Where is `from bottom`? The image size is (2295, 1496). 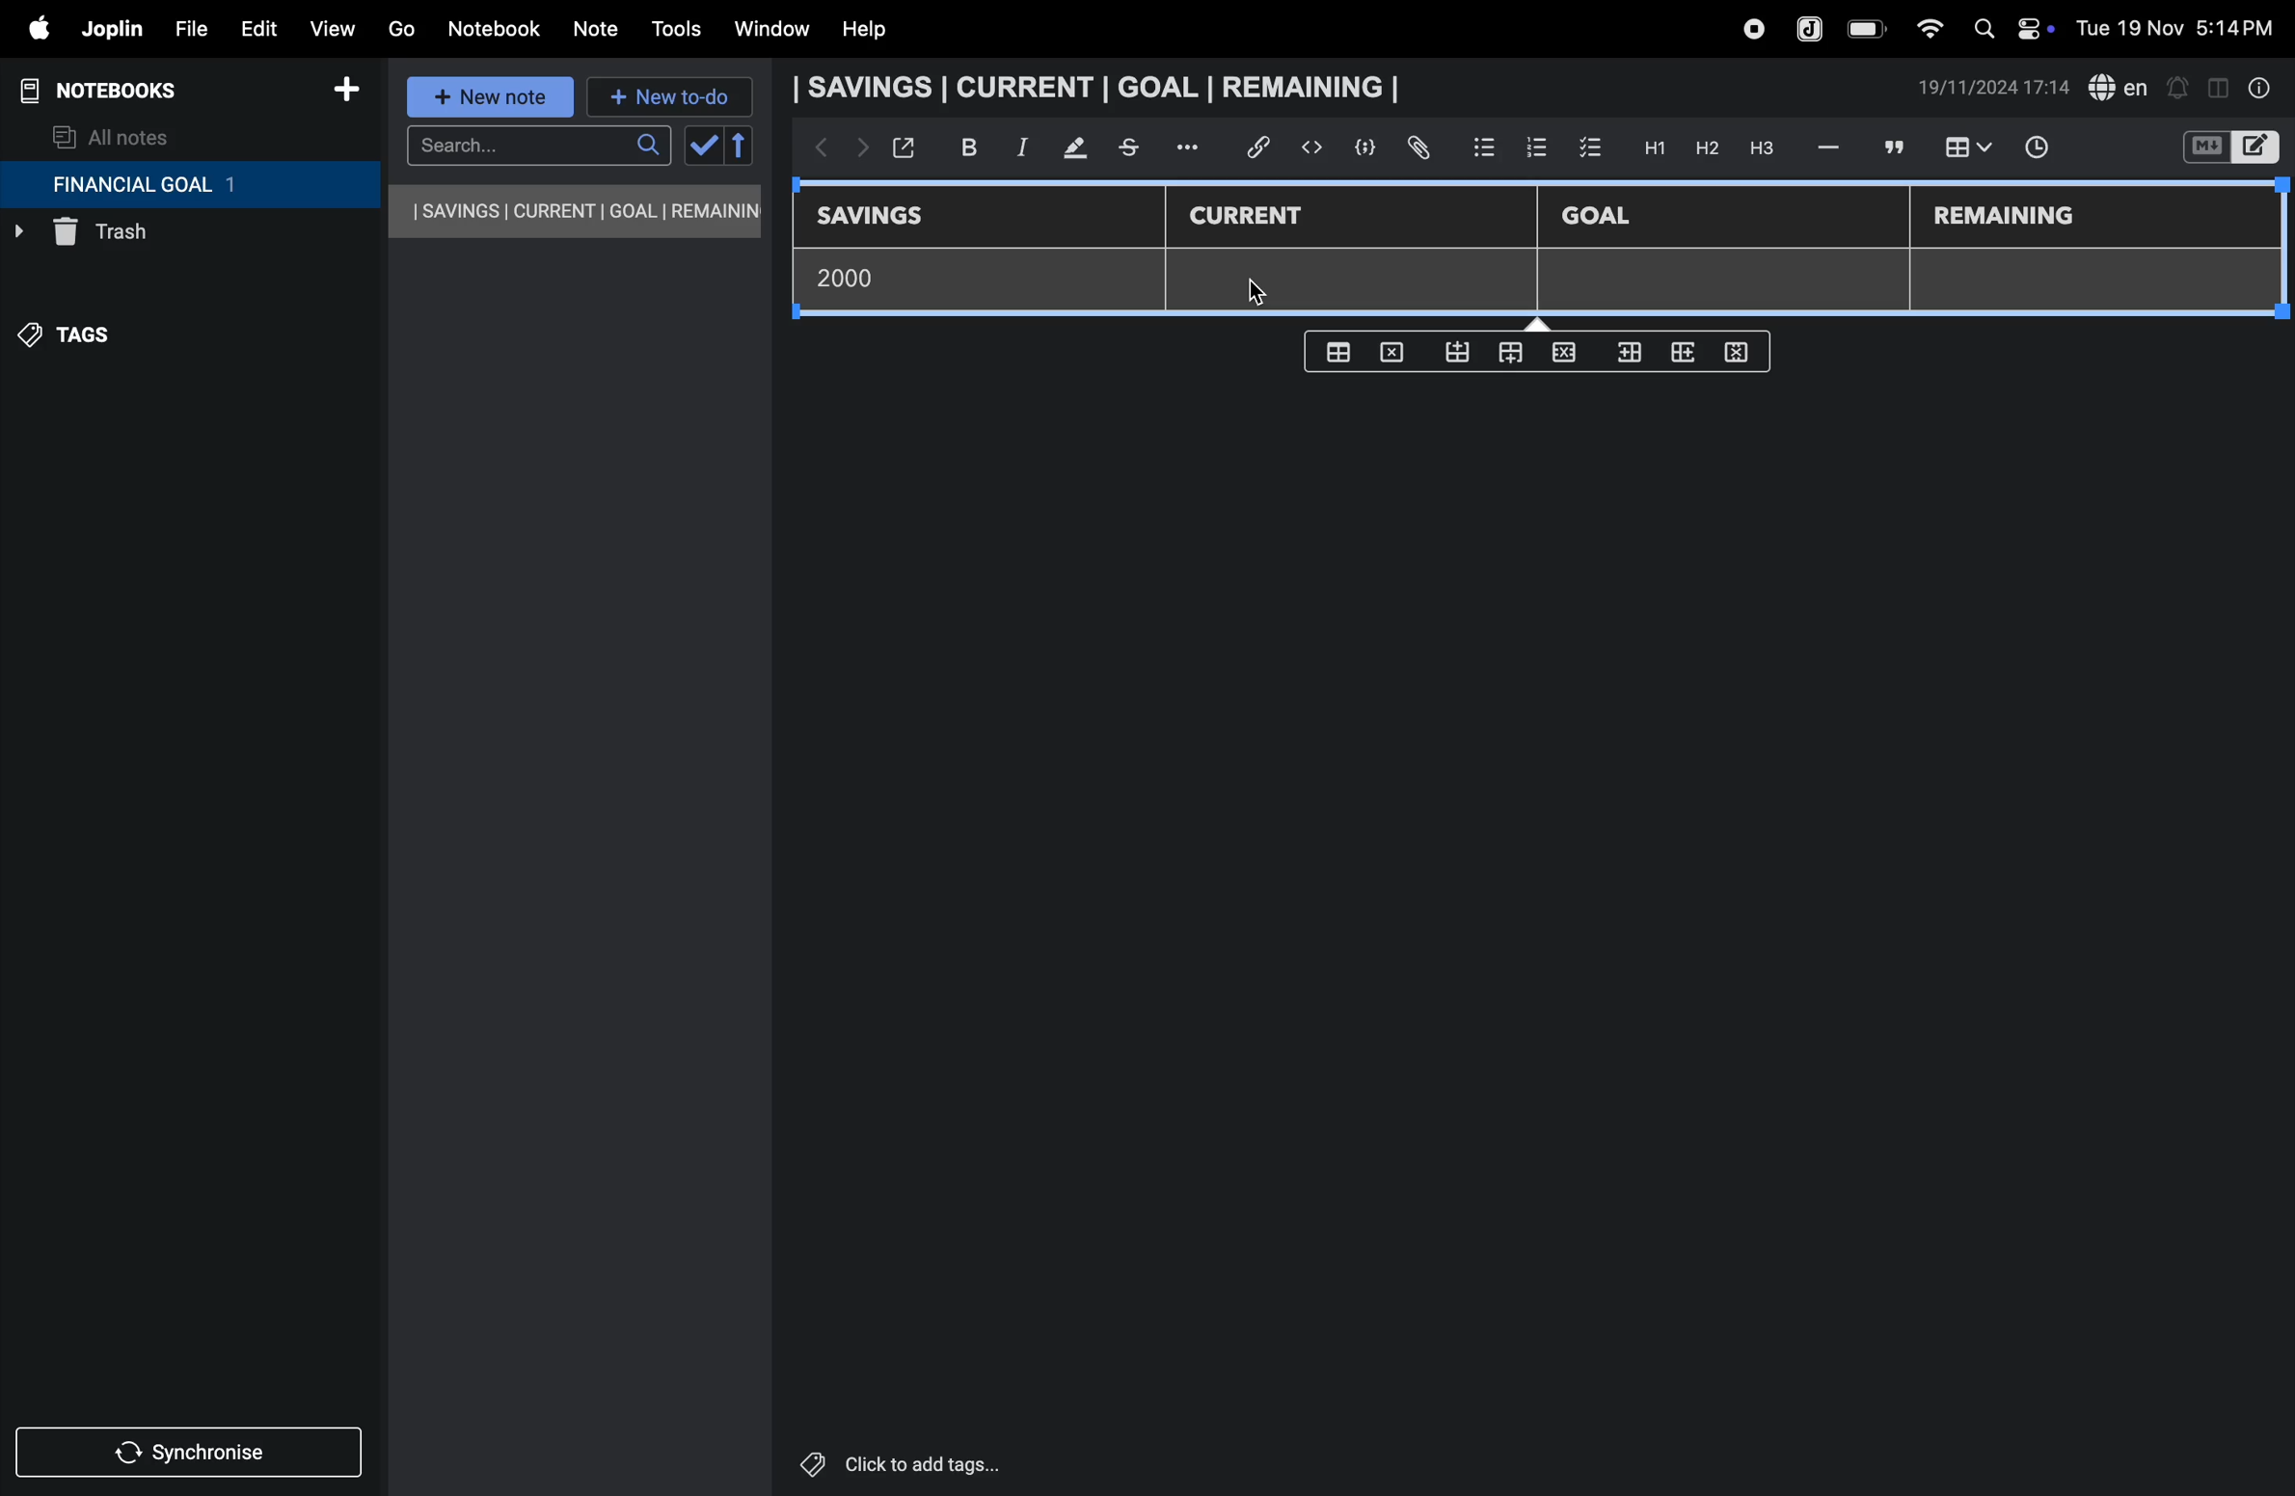
from bottom is located at coordinates (1459, 353).